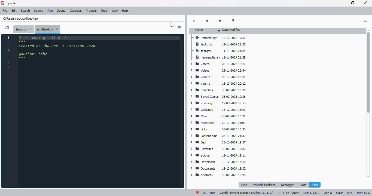 This screenshot has height=196, width=372. I want to click on line 1, col 1, so click(312, 193).